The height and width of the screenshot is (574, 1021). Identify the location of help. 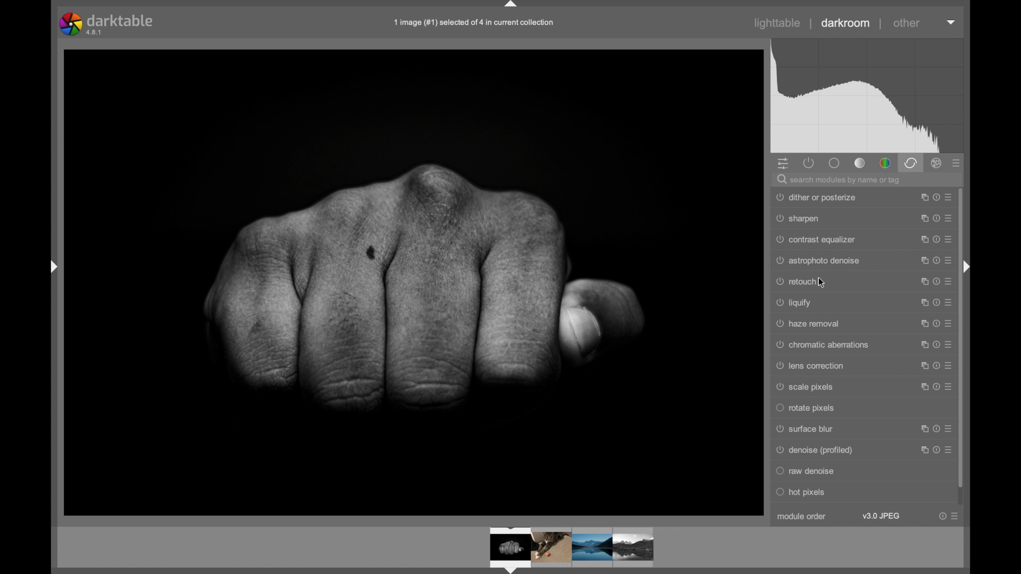
(934, 302).